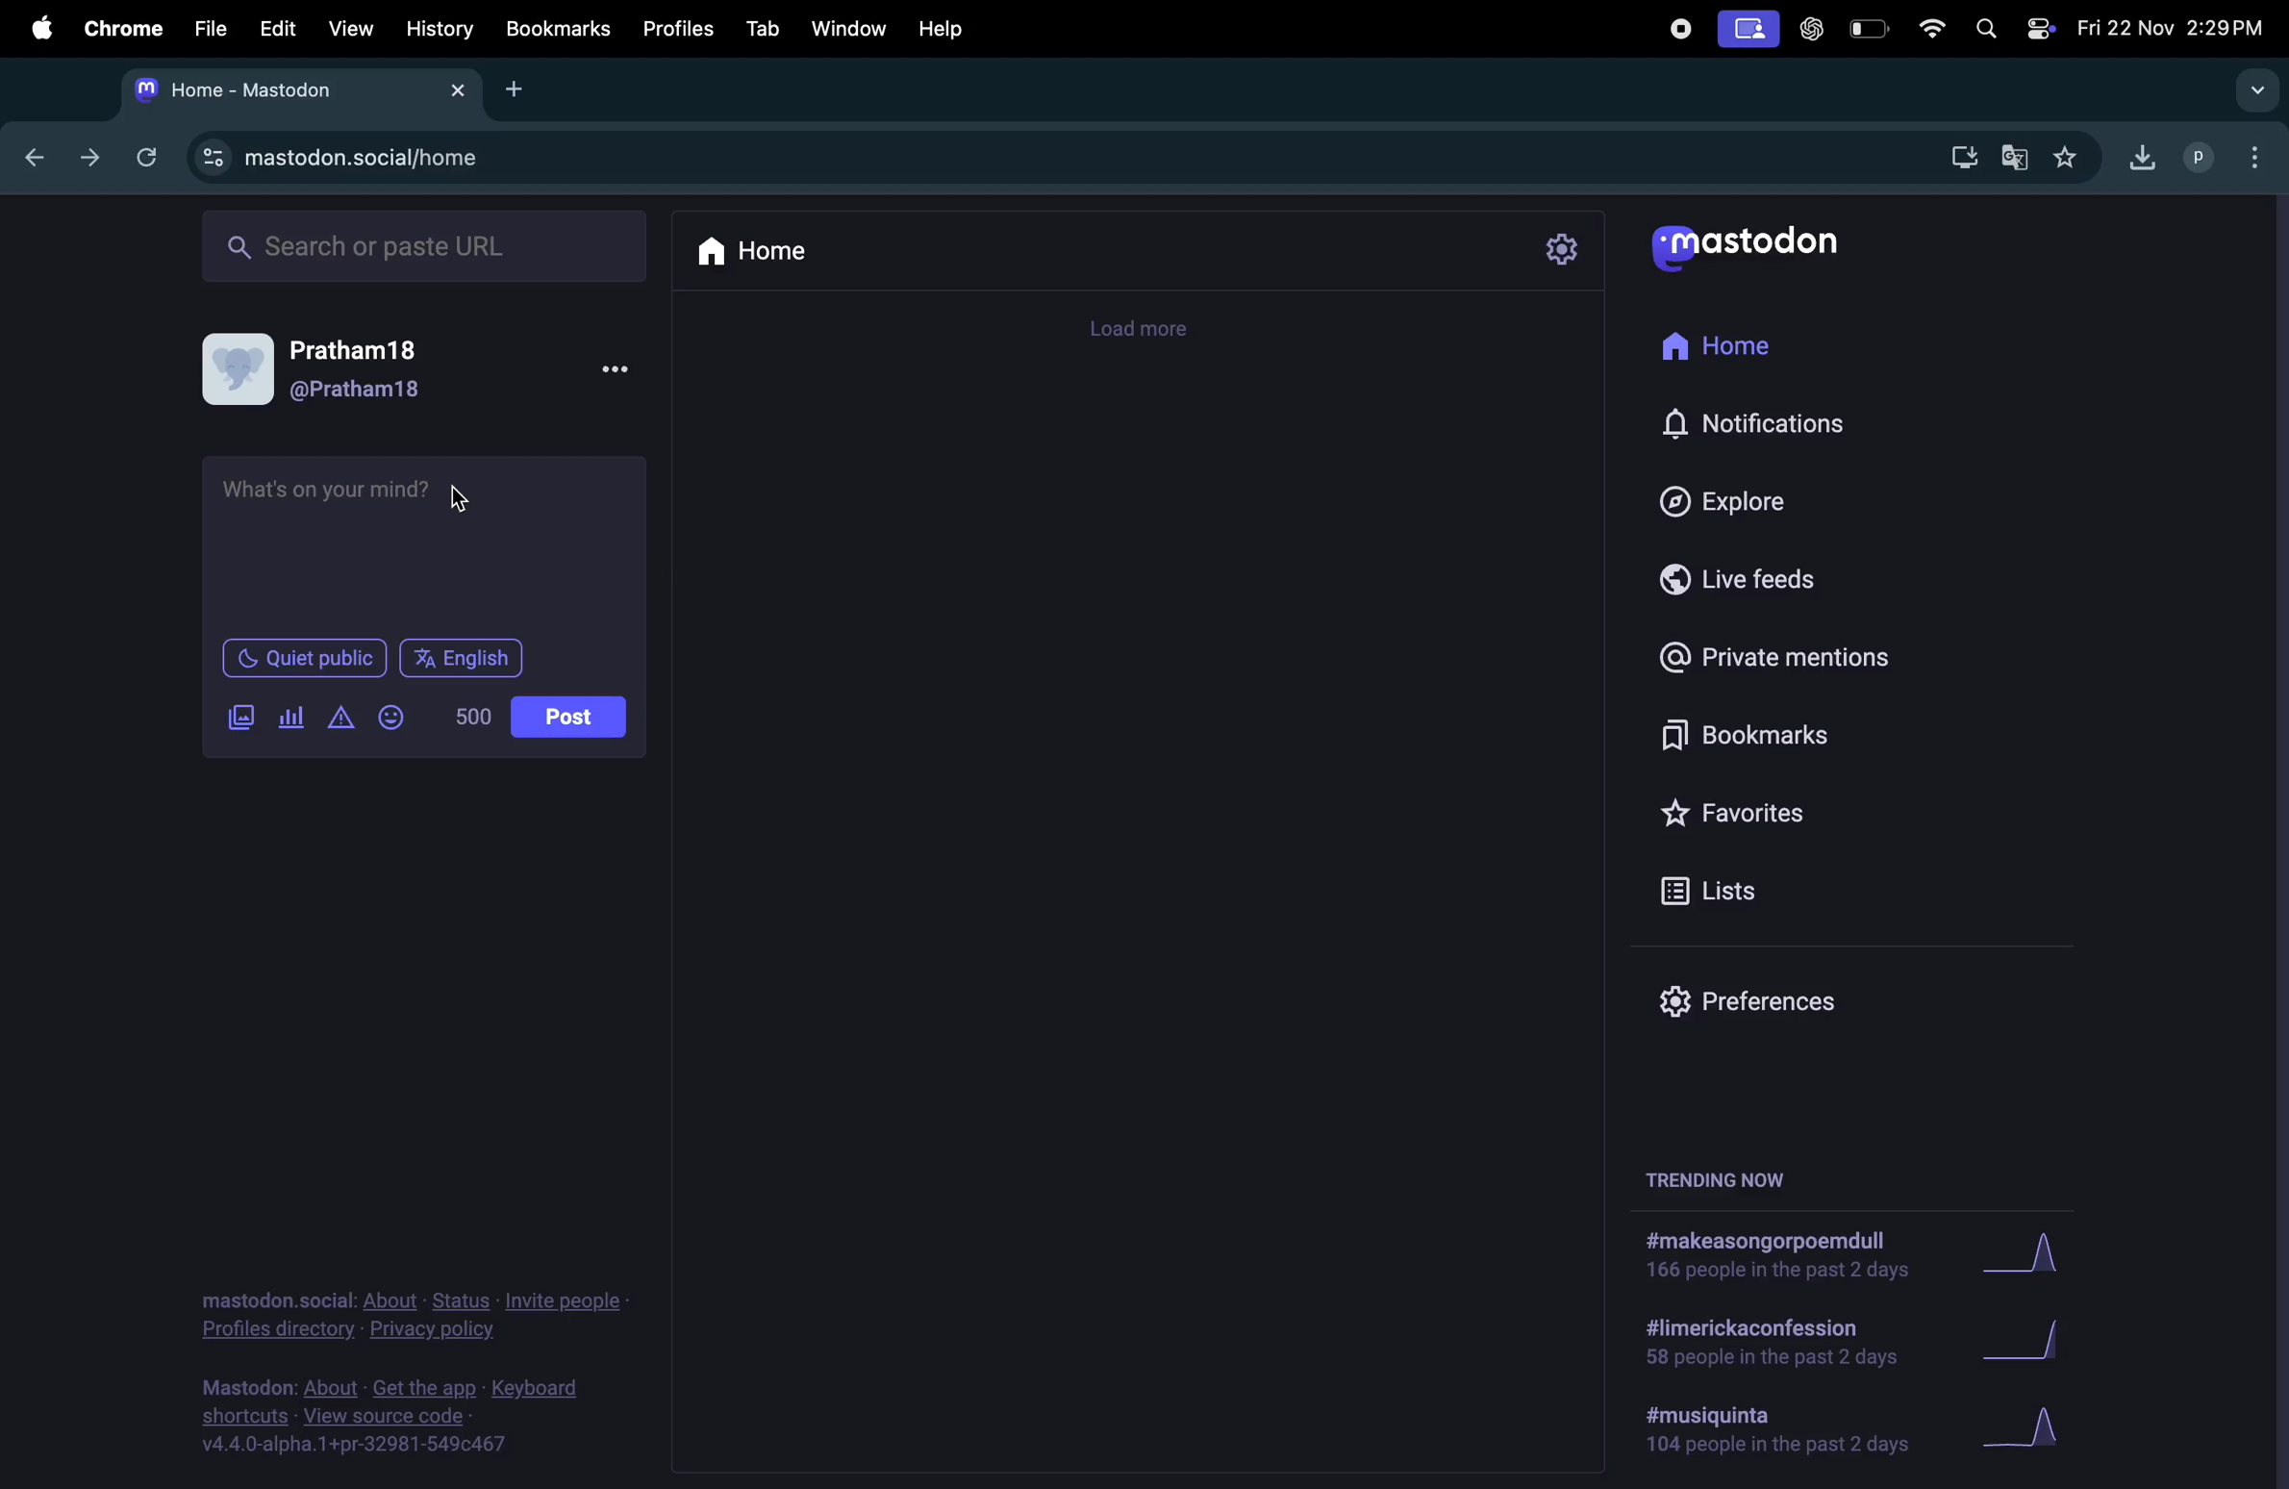 The image size is (2289, 1489). What do you see at coordinates (2141, 159) in the screenshot?
I see `downloads` at bounding box center [2141, 159].